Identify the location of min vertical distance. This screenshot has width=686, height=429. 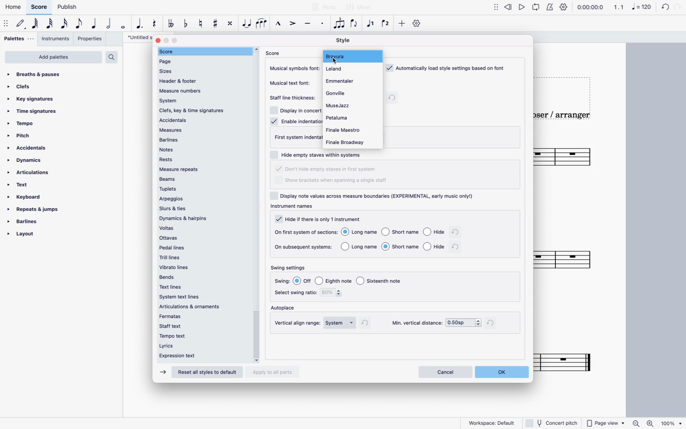
(463, 323).